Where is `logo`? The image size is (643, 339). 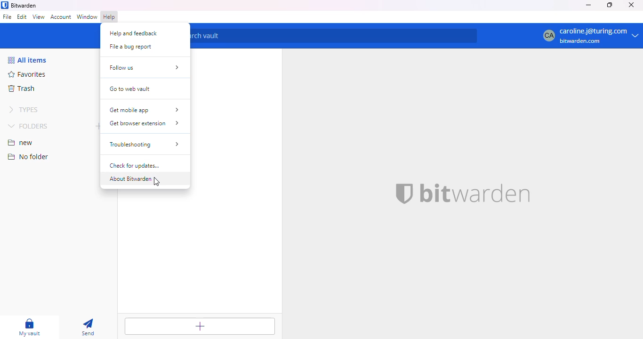
logo is located at coordinates (402, 194).